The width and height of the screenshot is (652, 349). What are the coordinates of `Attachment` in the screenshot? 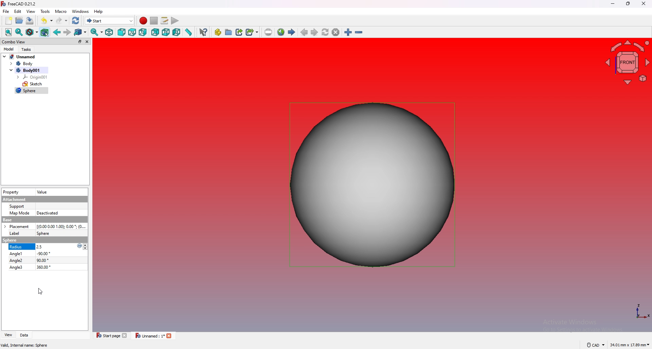 It's located at (15, 200).